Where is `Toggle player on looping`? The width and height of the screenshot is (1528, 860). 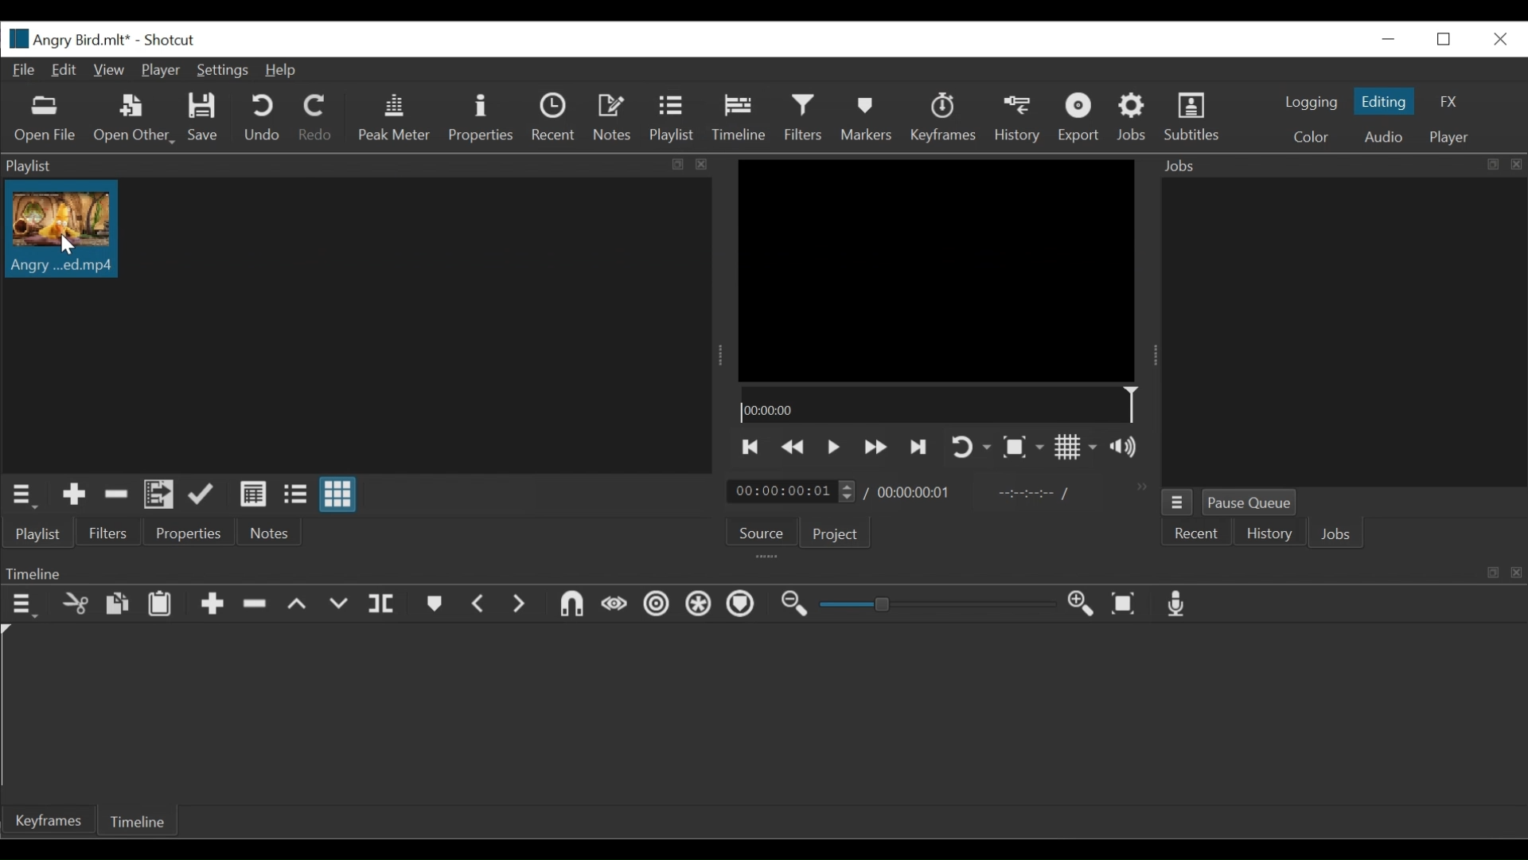
Toggle player on looping is located at coordinates (973, 448).